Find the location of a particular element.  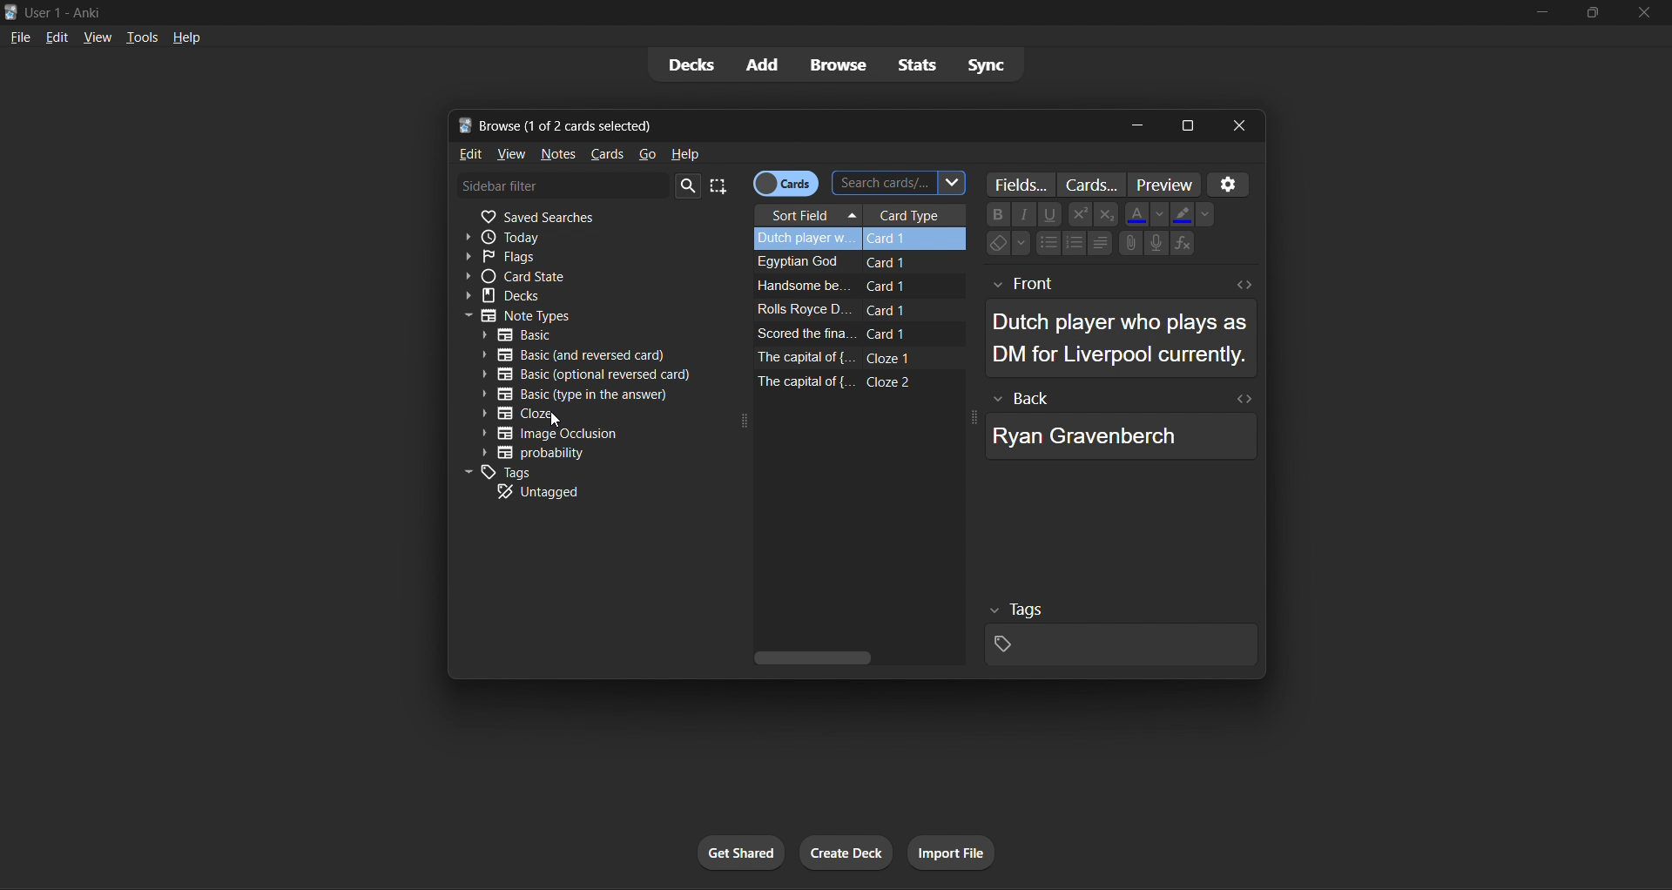

cloze type is located at coordinates (576, 414).